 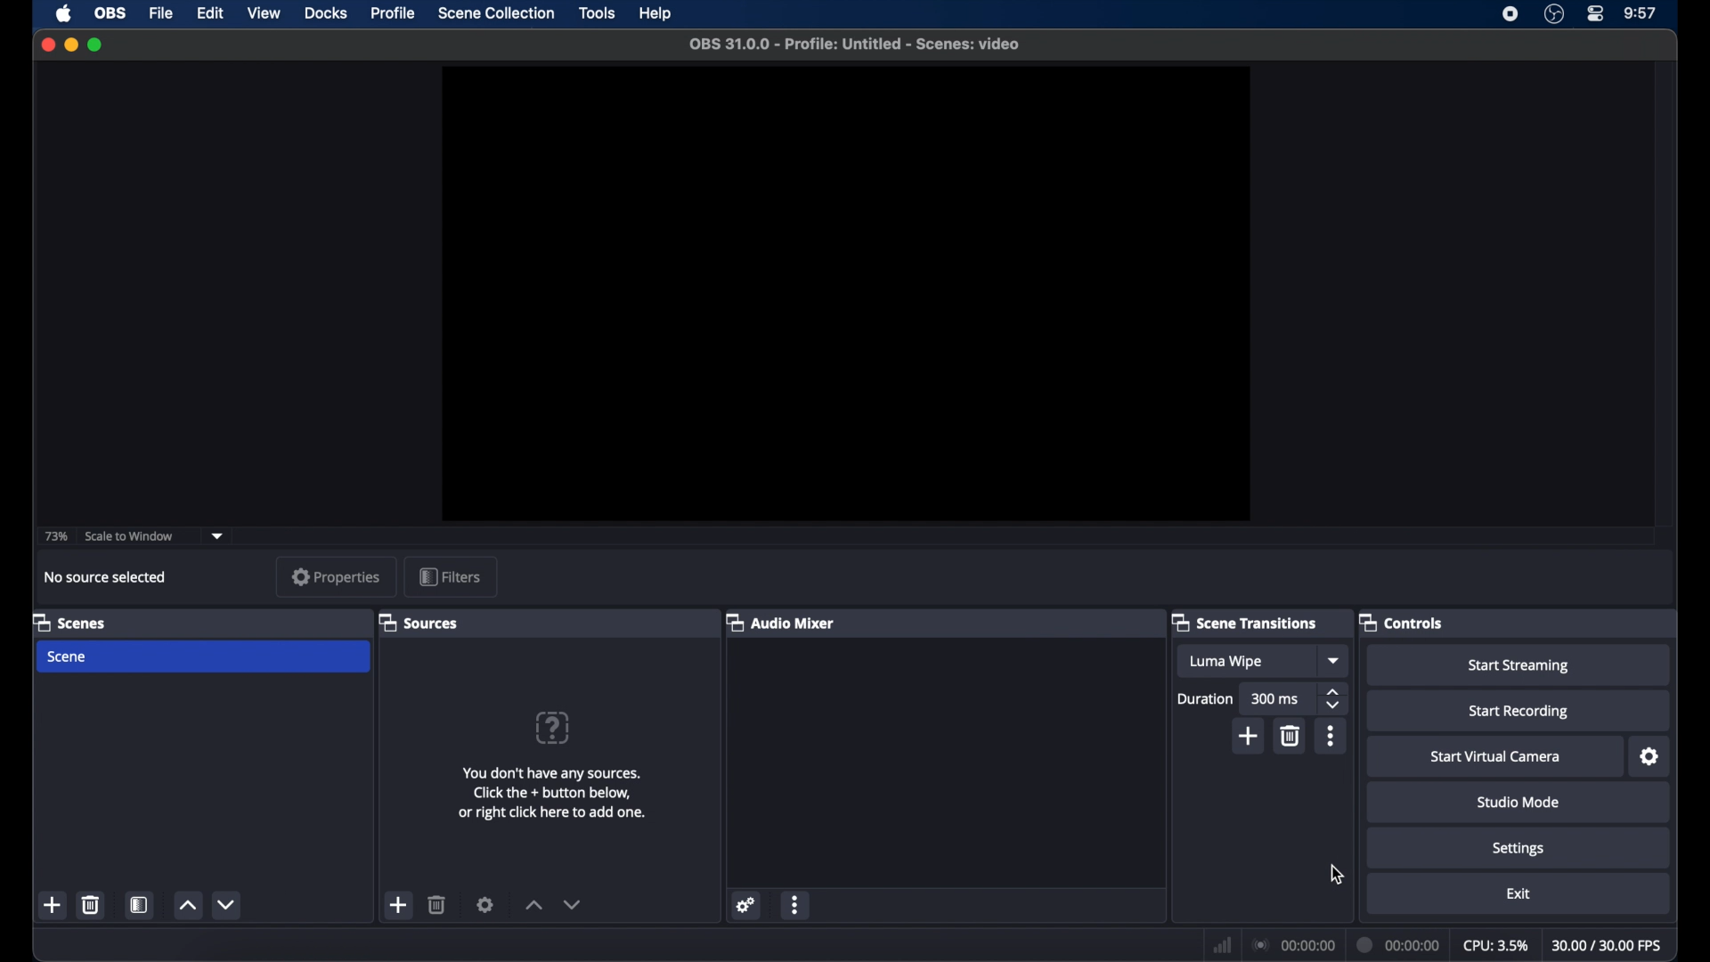 What do you see at coordinates (94, 46) in the screenshot?
I see `maximize` at bounding box center [94, 46].